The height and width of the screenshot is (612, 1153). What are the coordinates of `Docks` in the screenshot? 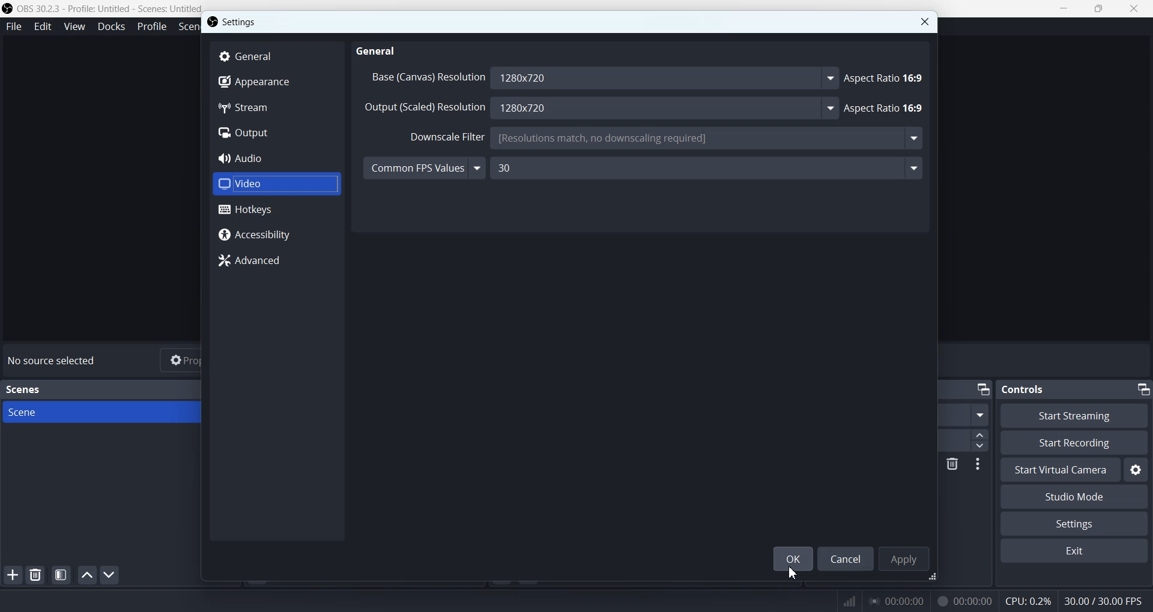 It's located at (110, 27).